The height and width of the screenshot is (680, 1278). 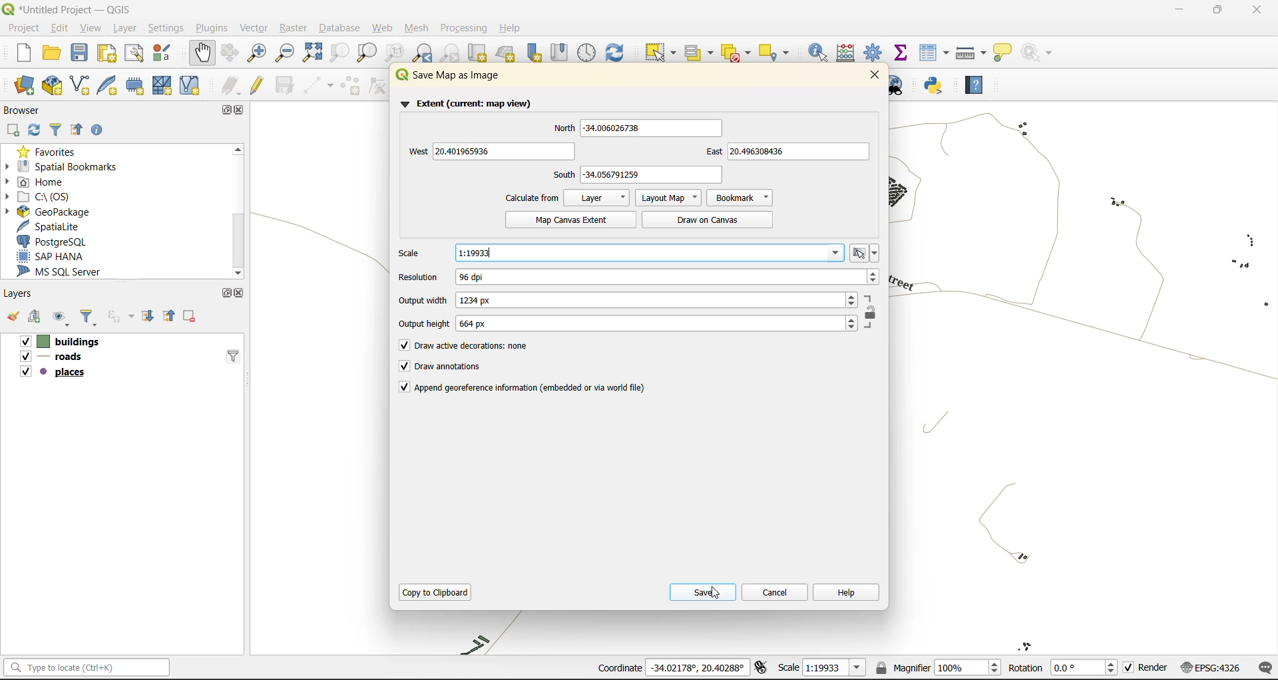 What do you see at coordinates (136, 86) in the screenshot?
I see `temporary scratch layer` at bounding box center [136, 86].